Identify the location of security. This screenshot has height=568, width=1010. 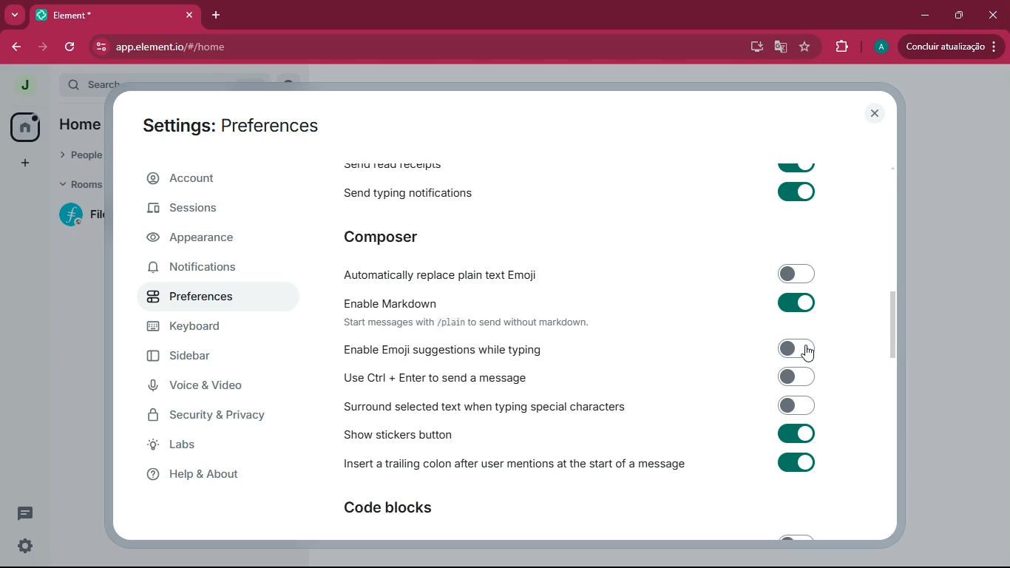
(220, 416).